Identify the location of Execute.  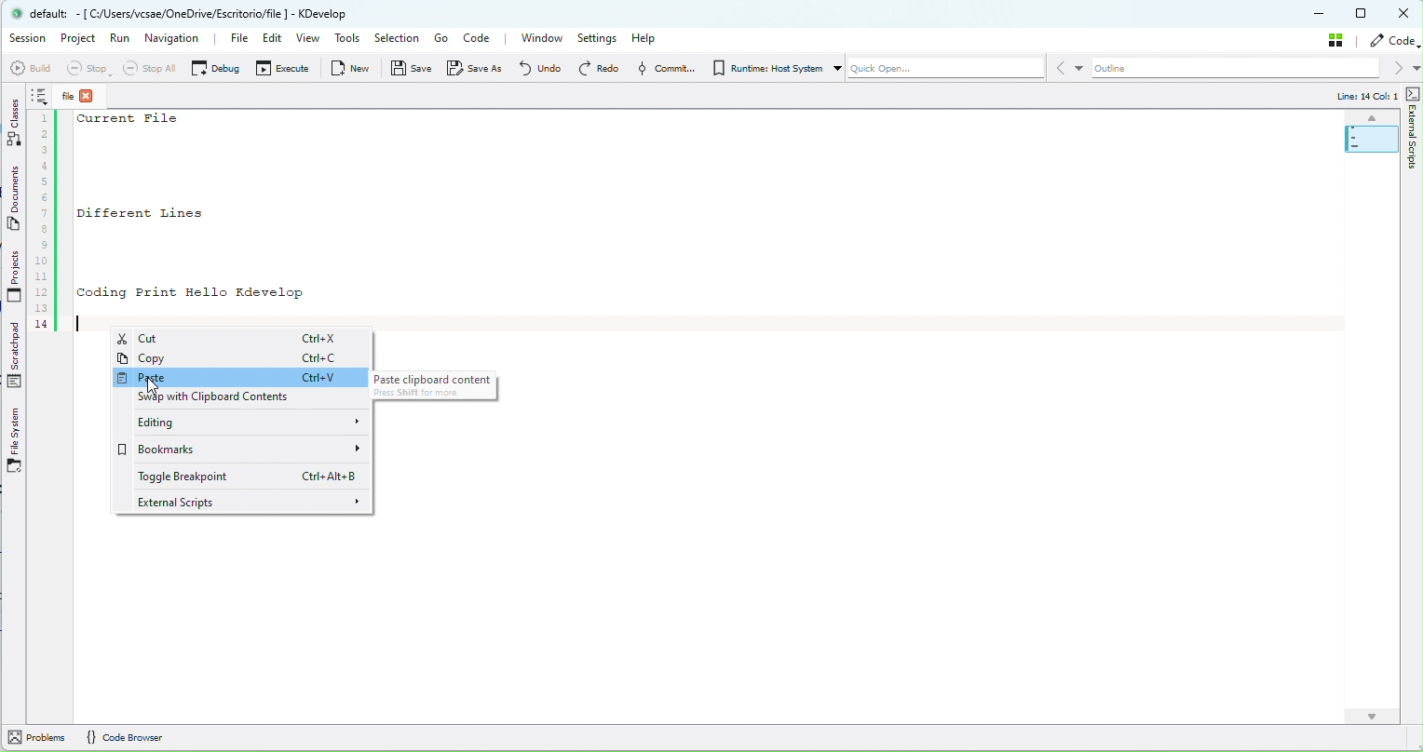
(285, 71).